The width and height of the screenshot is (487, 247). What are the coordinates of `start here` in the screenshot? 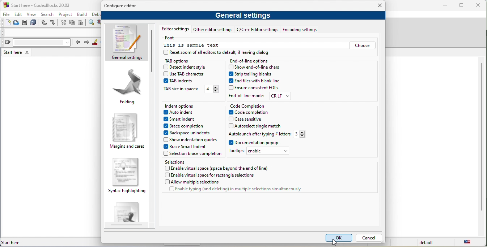 It's located at (12, 242).